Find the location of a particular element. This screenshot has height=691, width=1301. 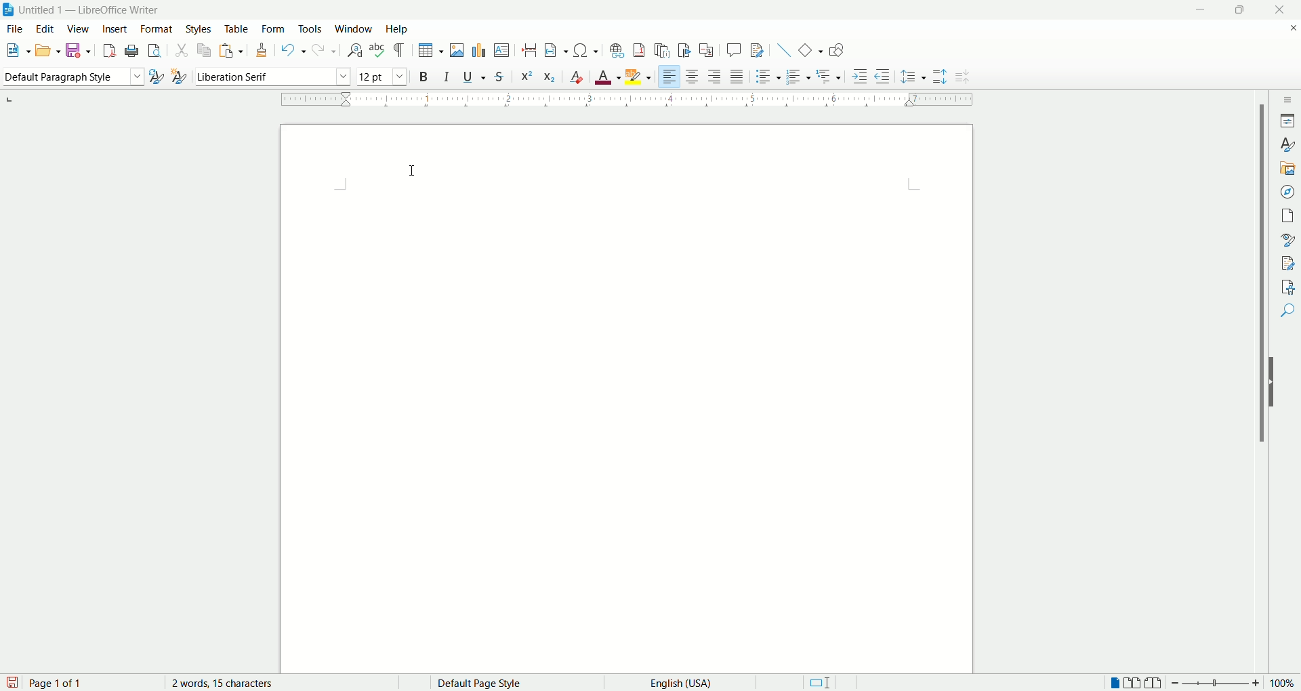

cut is located at coordinates (184, 50).